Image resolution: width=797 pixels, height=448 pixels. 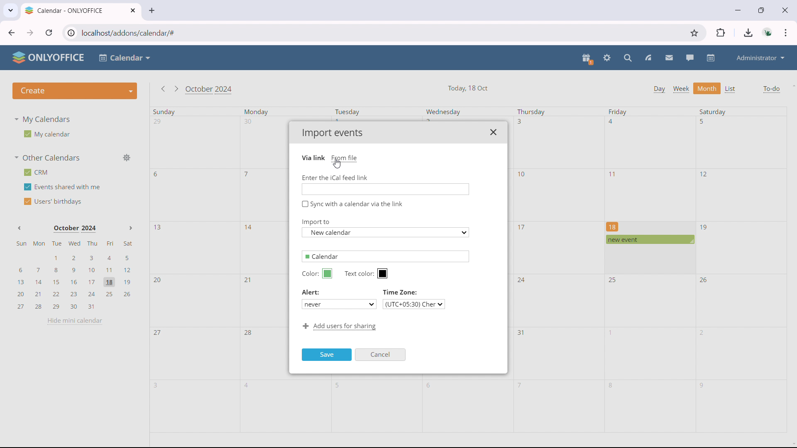 What do you see at coordinates (784, 10) in the screenshot?
I see `close` at bounding box center [784, 10].